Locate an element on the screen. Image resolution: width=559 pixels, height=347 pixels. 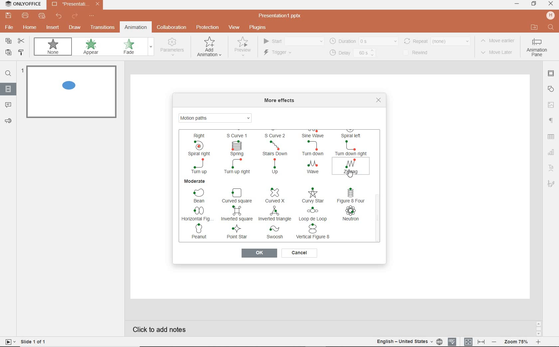
undo is located at coordinates (59, 17).